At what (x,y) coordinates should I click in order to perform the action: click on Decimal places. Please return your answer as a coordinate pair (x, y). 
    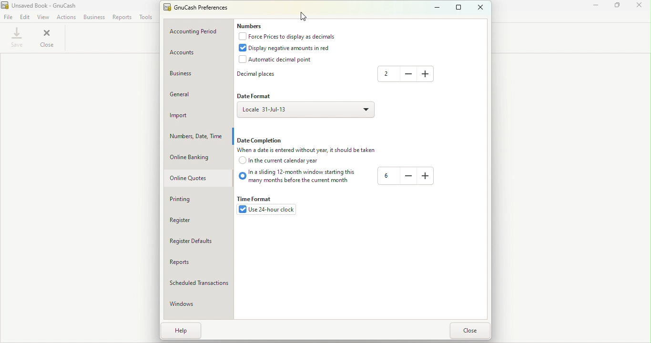
    Looking at the image, I should click on (255, 75).